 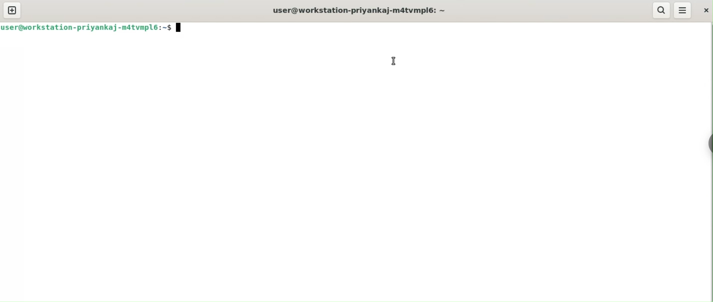 What do you see at coordinates (180, 29) in the screenshot?
I see `Cursor` at bounding box center [180, 29].